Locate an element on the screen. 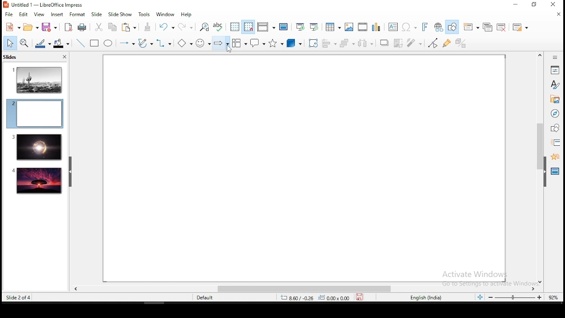  fit to screen is located at coordinates (479, 298).